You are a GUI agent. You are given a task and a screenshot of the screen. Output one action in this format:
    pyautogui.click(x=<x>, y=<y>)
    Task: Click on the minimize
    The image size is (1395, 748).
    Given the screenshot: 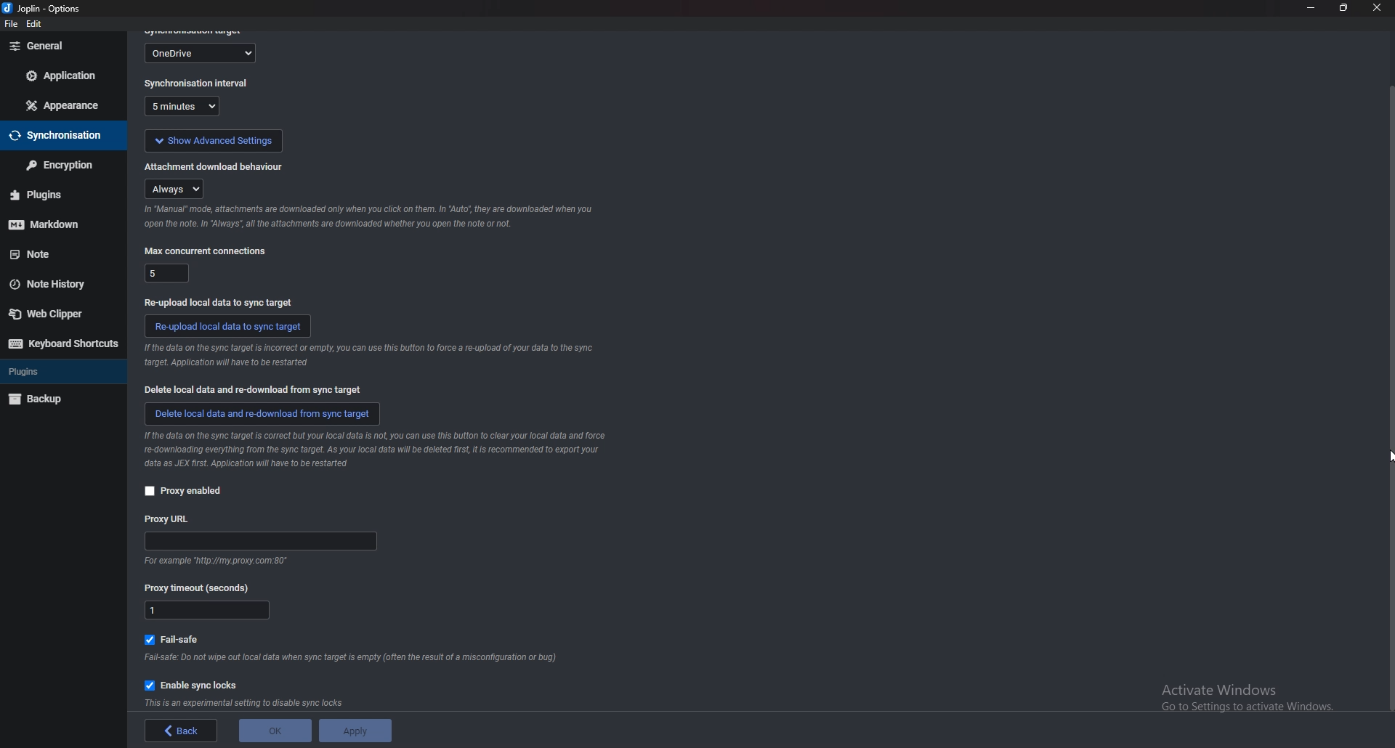 What is the action you would take?
    pyautogui.click(x=1310, y=8)
    